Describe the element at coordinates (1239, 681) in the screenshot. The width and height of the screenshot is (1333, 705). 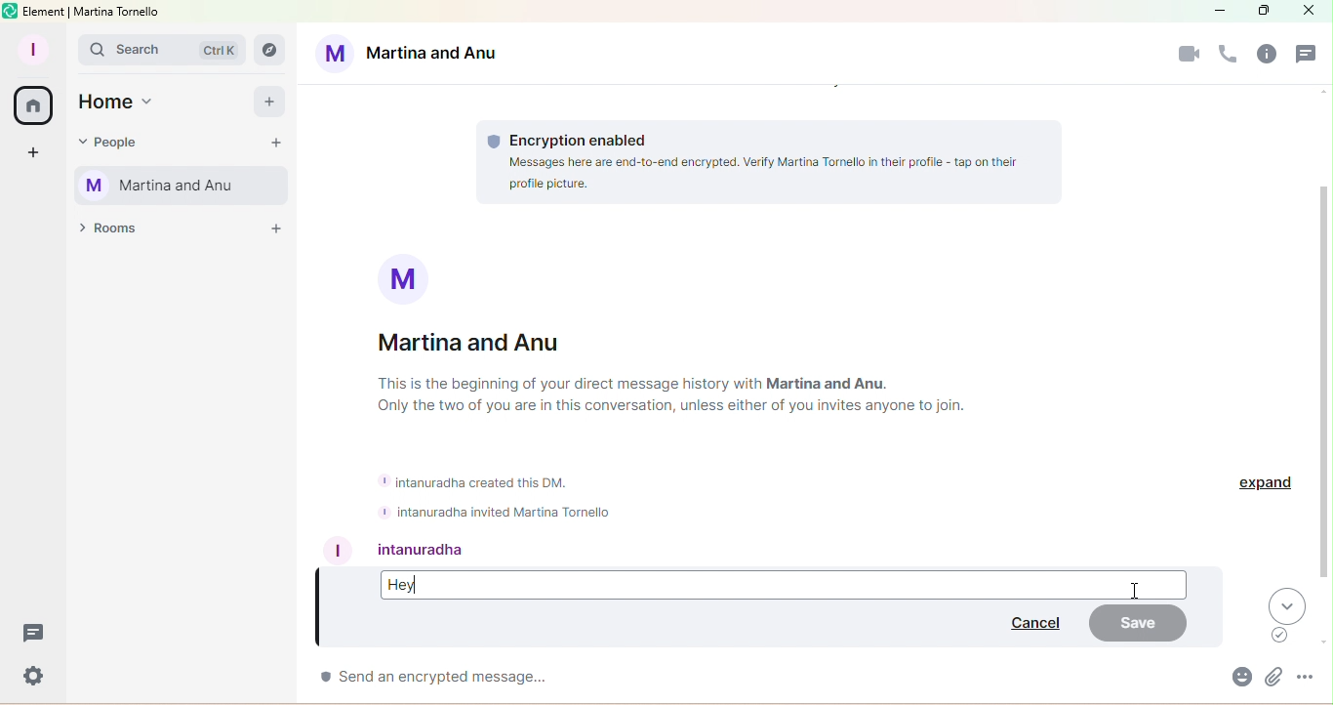
I see `Emoji` at that location.